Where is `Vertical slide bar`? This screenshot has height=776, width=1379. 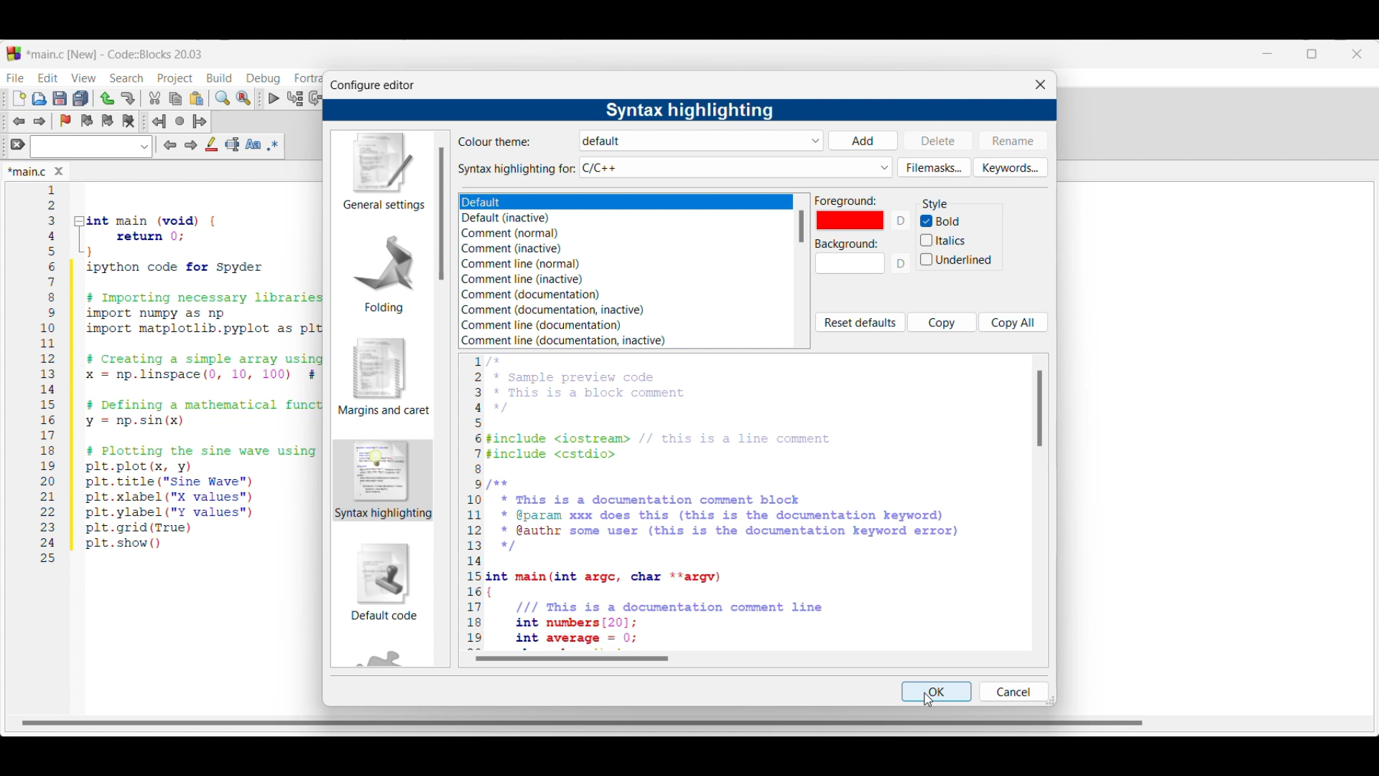 Vertical slide bar is located at coordinates (441, 213).